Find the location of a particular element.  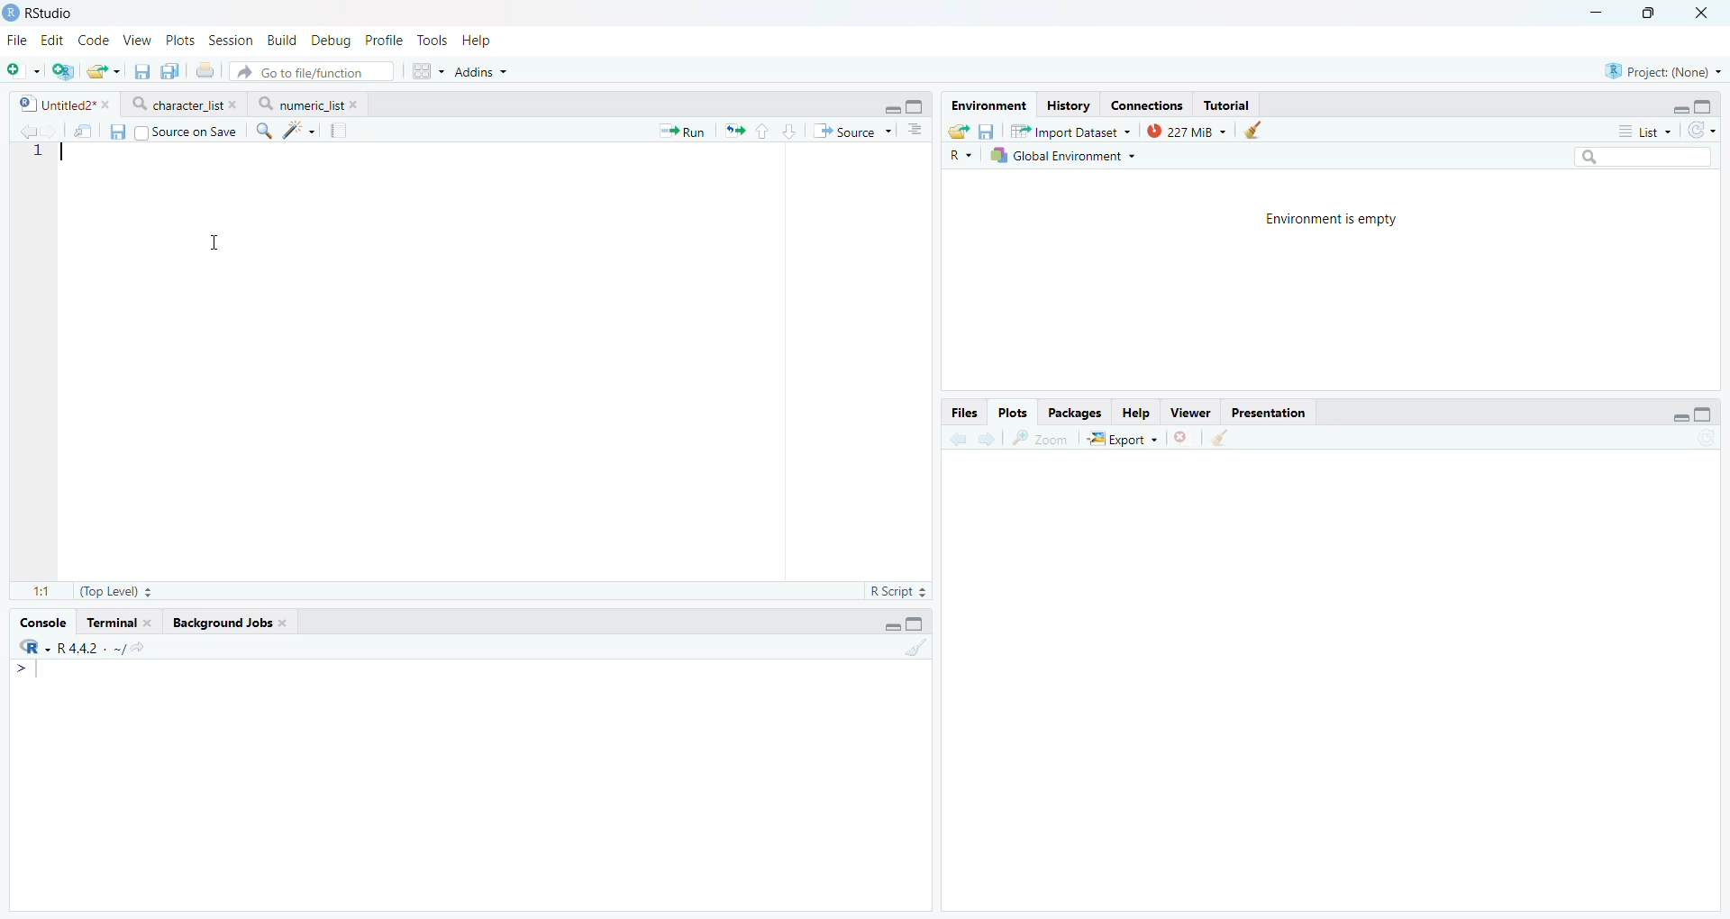

Re-run previous code section is located at coordinates (733, 132).